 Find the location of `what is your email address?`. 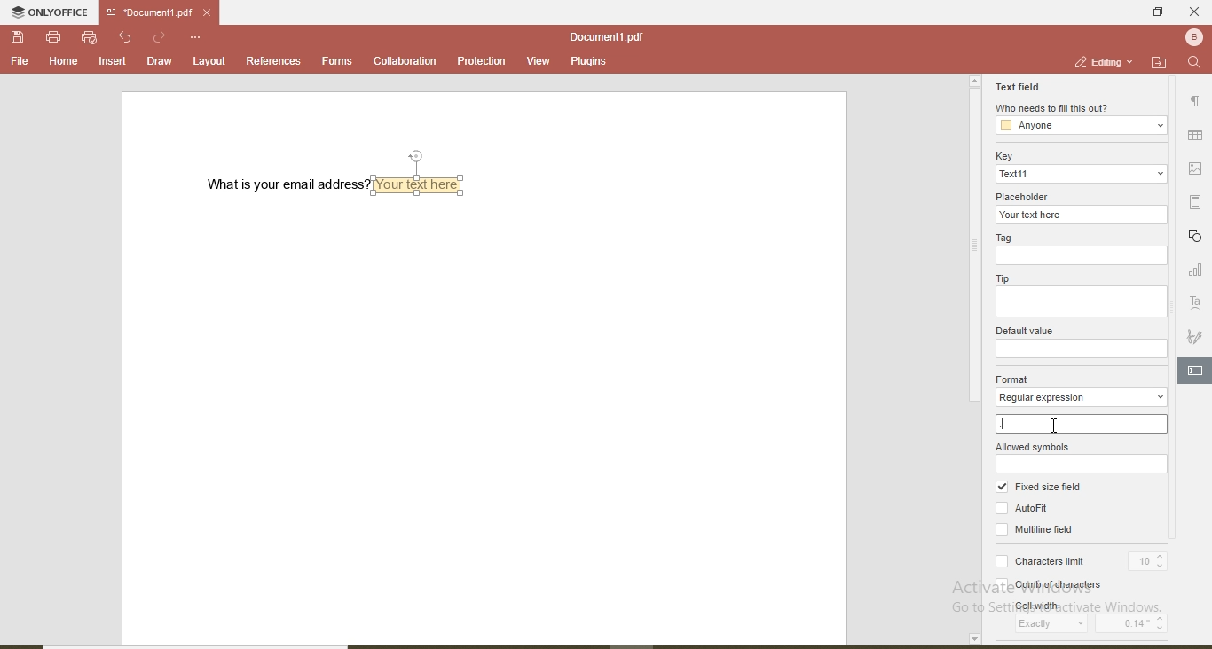

what is your email address? is located at coordinates (280, 184).